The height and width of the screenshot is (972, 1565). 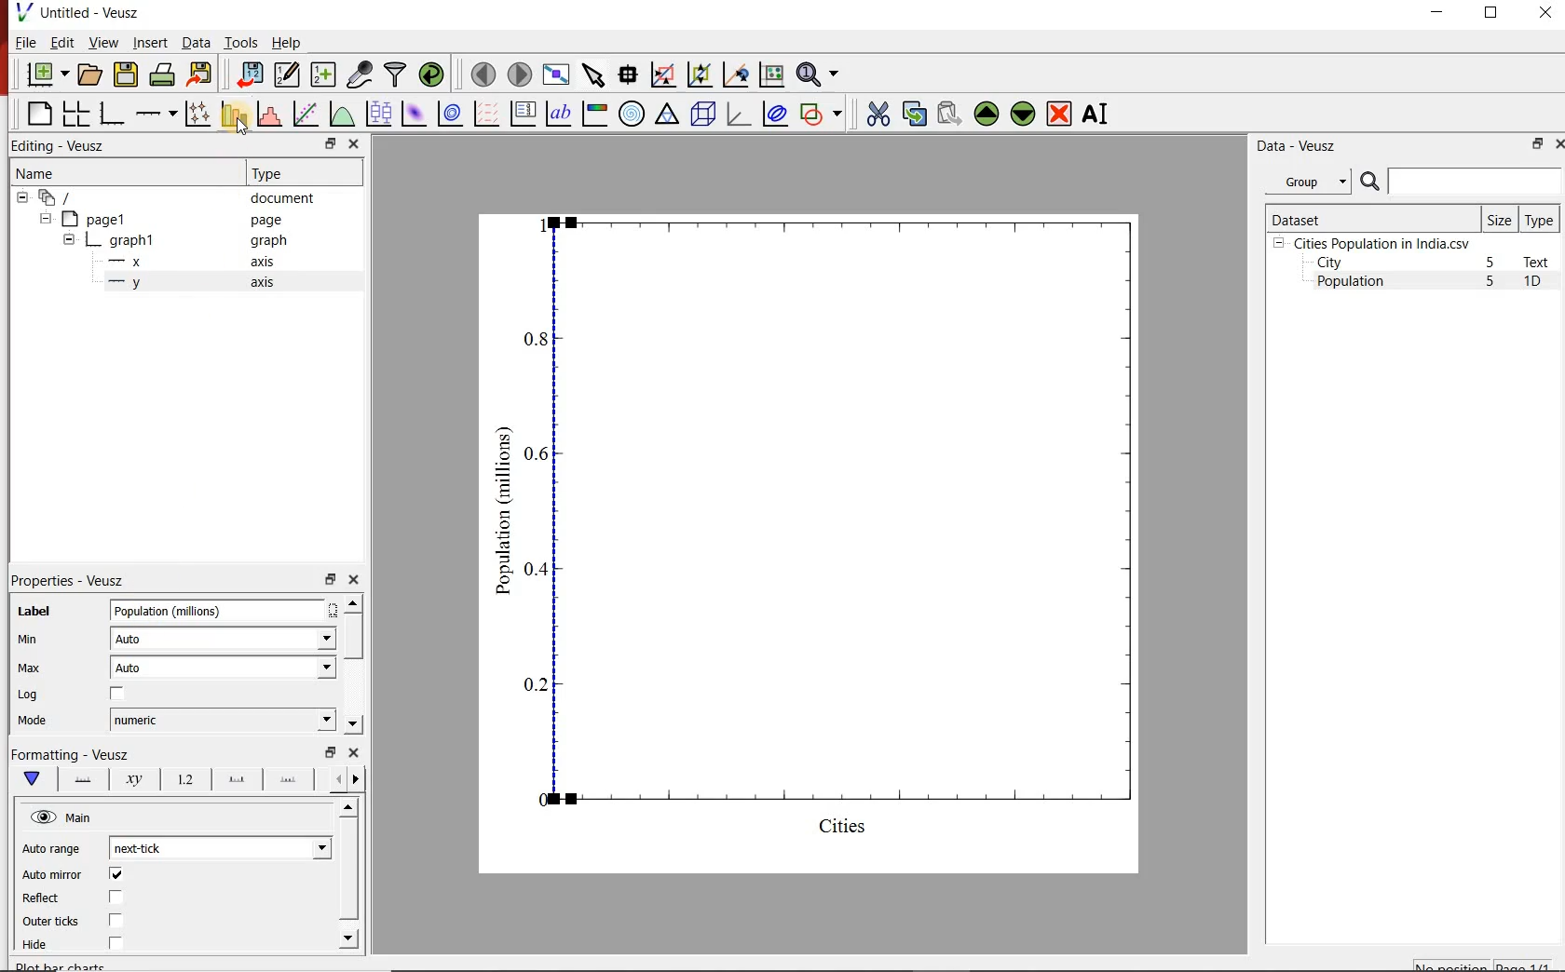 I want to click on restore, so click(x=329, y=578).